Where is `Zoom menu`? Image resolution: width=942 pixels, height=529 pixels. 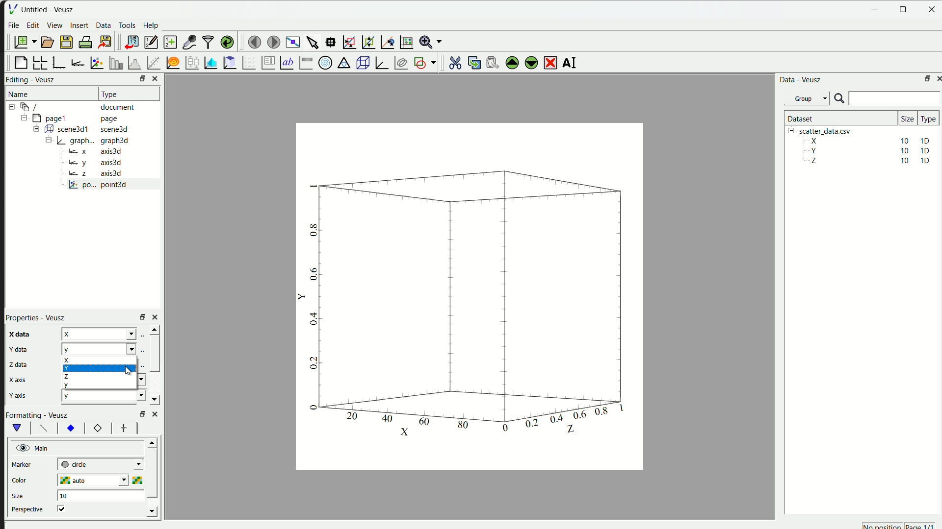 Zoom menu is located at coordinates (430, 42).